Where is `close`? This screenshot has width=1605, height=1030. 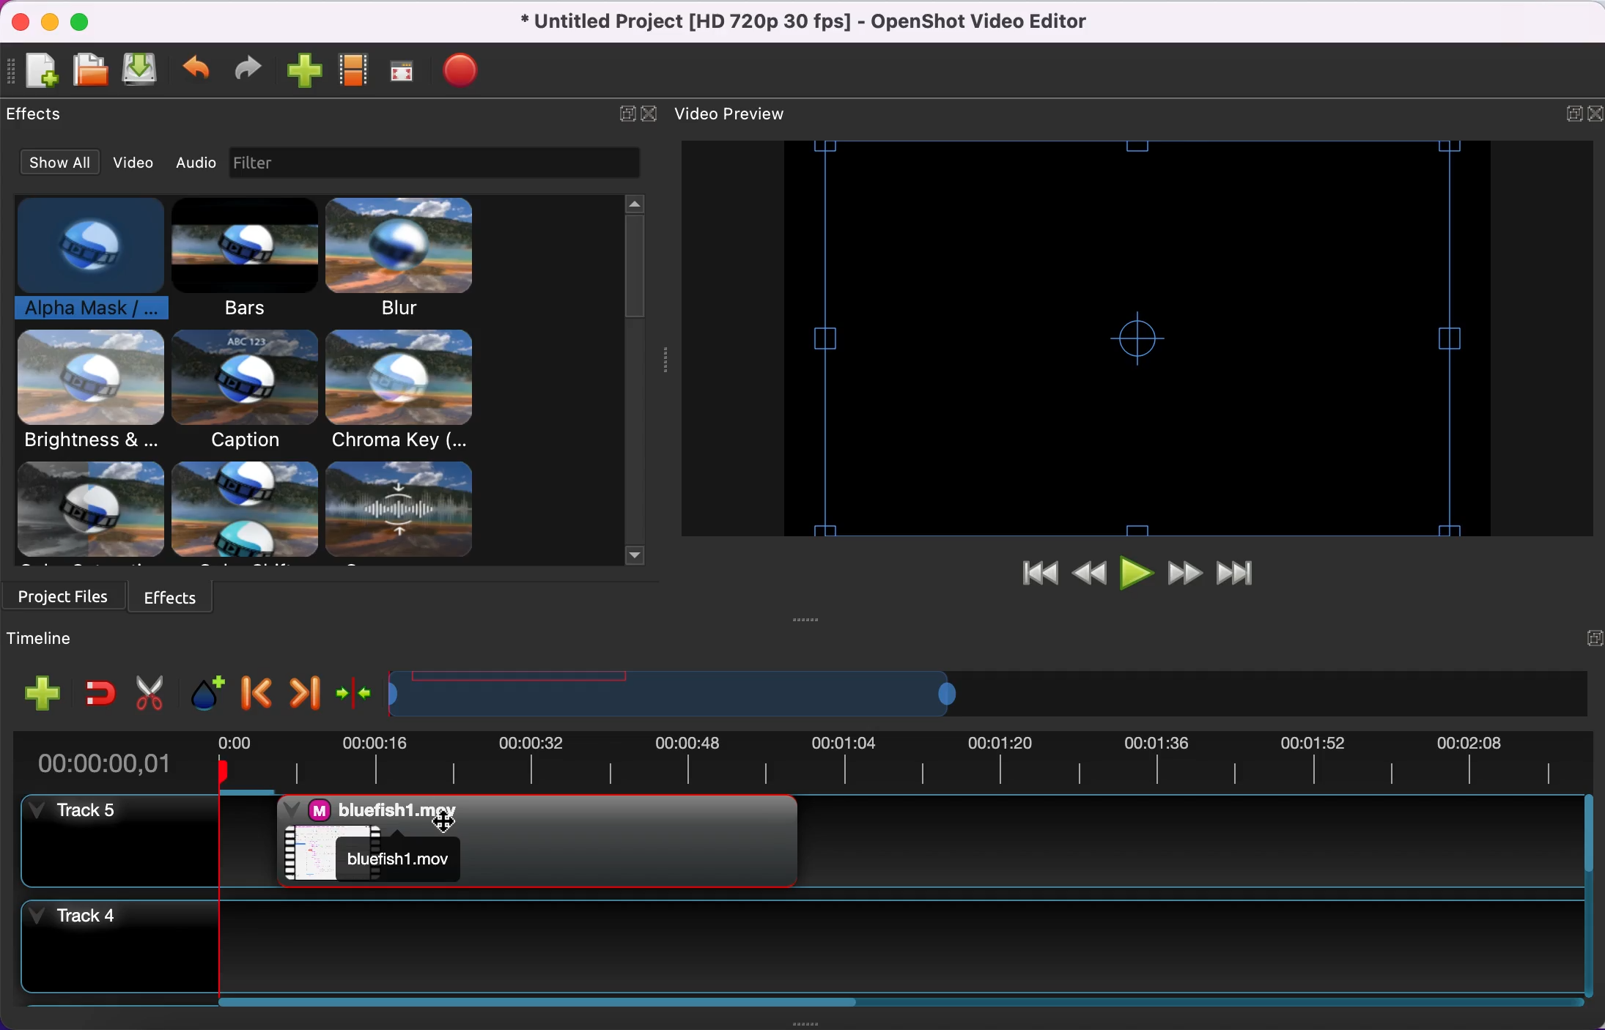 close is located at coordinates (650, 117).